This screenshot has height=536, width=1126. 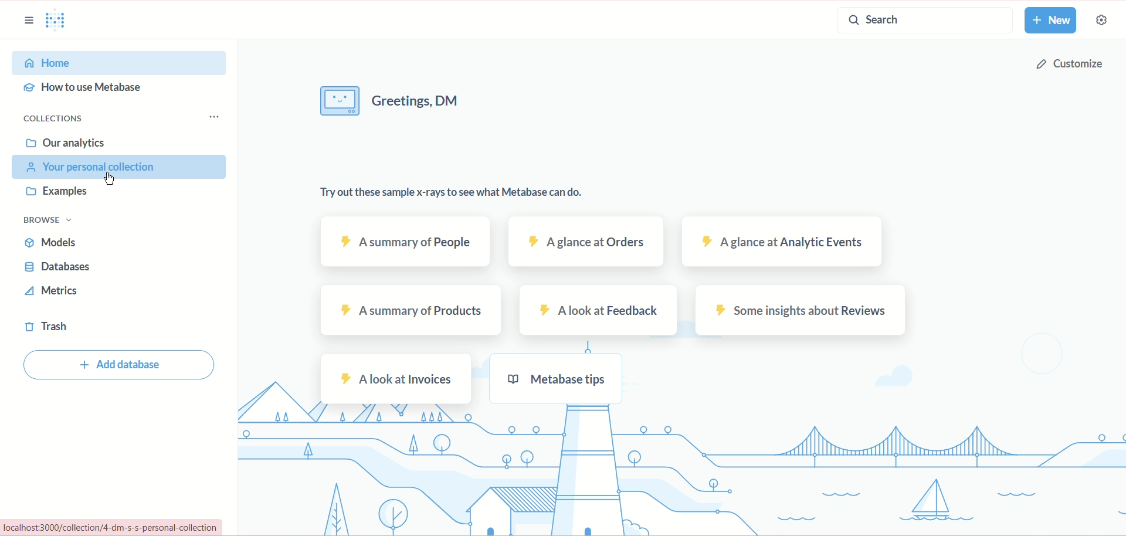 What do you see at coordinates (340, 100) in the screenshot?
I see `image` at bounding box center [340, 100].